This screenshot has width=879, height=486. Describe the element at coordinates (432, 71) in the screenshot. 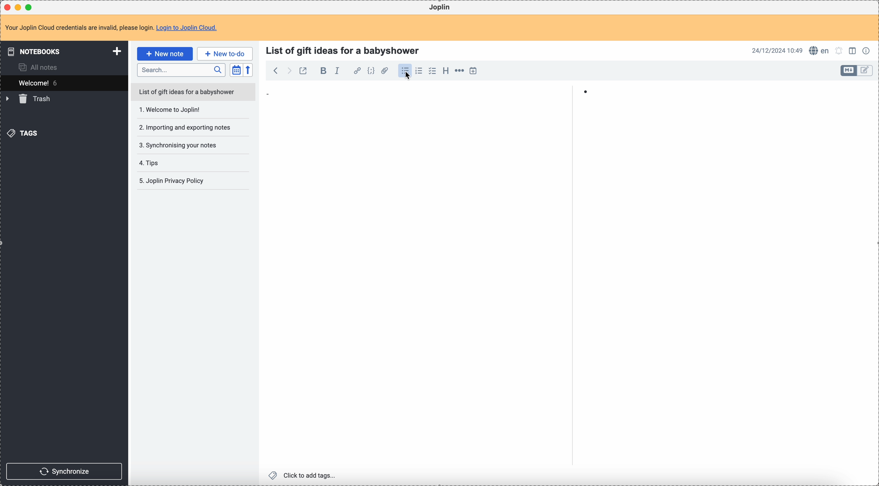

I see `checklist` at that location.